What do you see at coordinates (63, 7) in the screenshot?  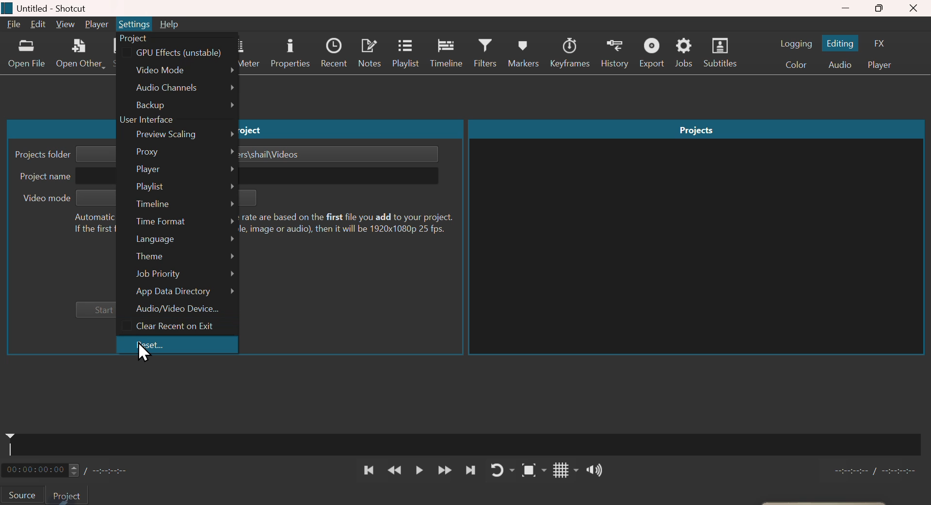 I see `Untitled - Shortcut` at bounding box center [63, 7].